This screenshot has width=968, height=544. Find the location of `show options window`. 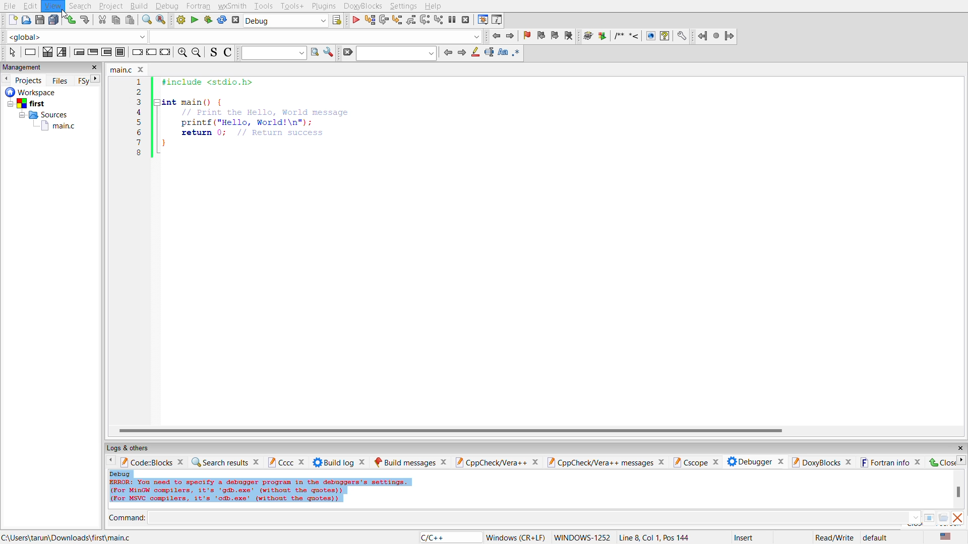

show options window is located at coordinates (329, 53).